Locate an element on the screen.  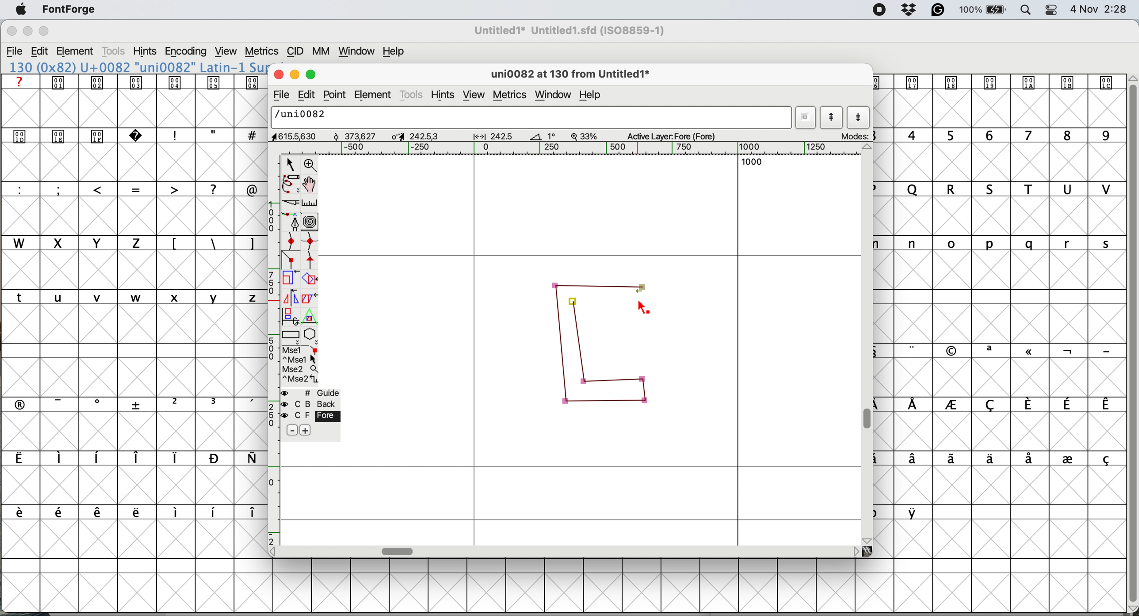
corner points connected is located at coordinates (600, 403).